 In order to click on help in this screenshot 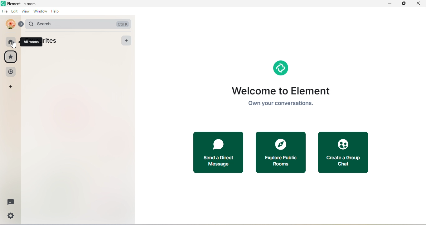, I will do `click(57, 13)`.